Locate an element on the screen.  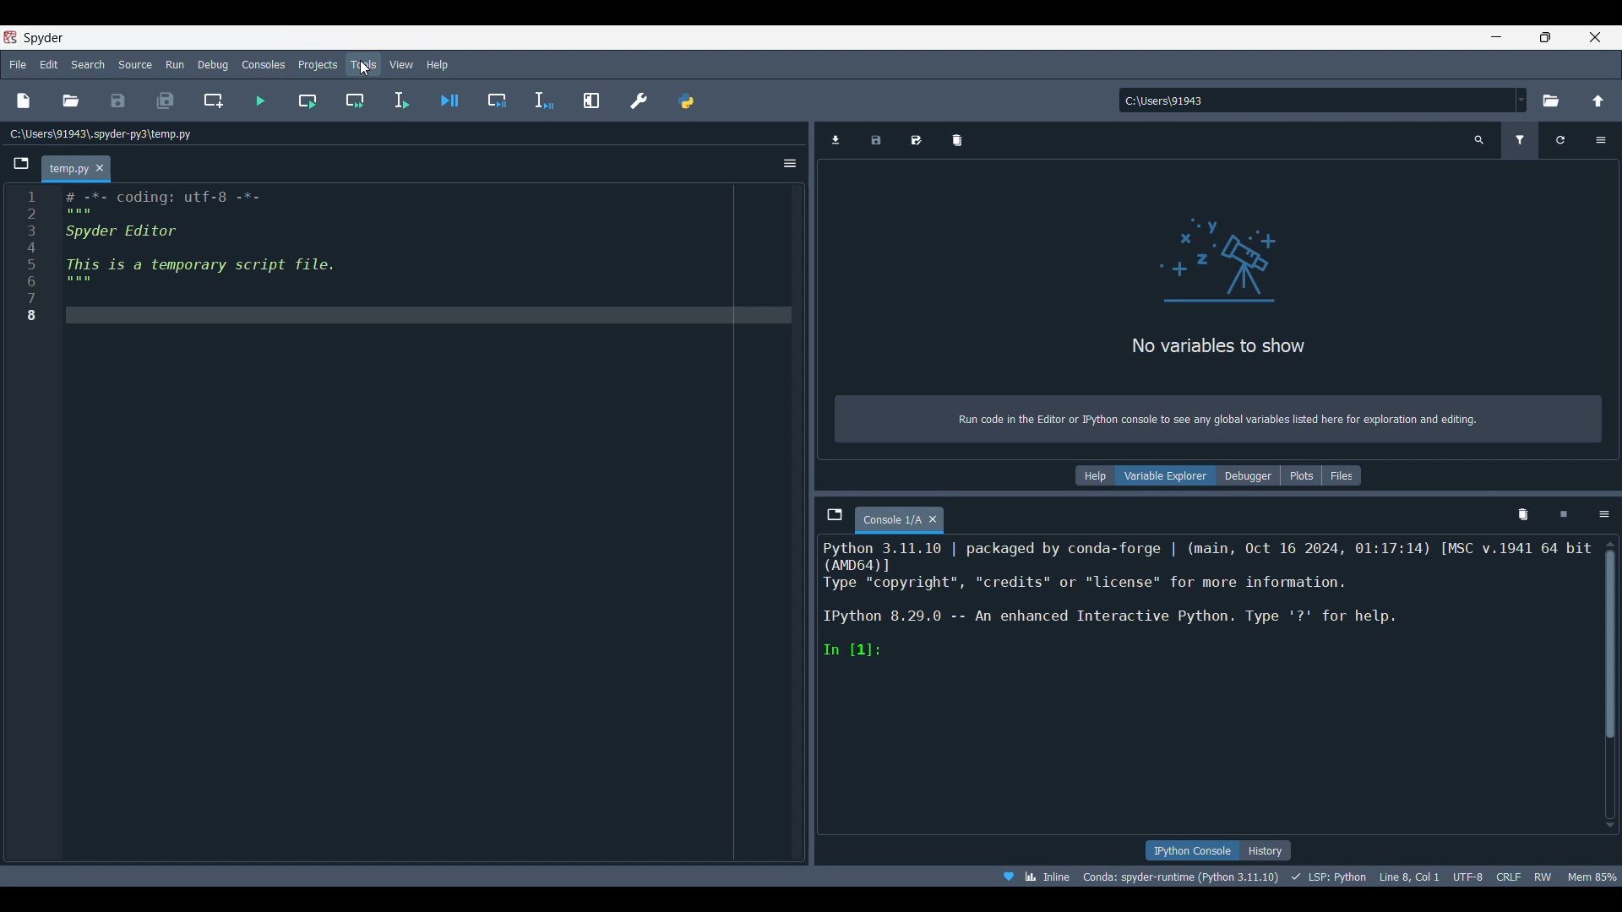
Interrupt kernel is located at coordinates (1563, 514).